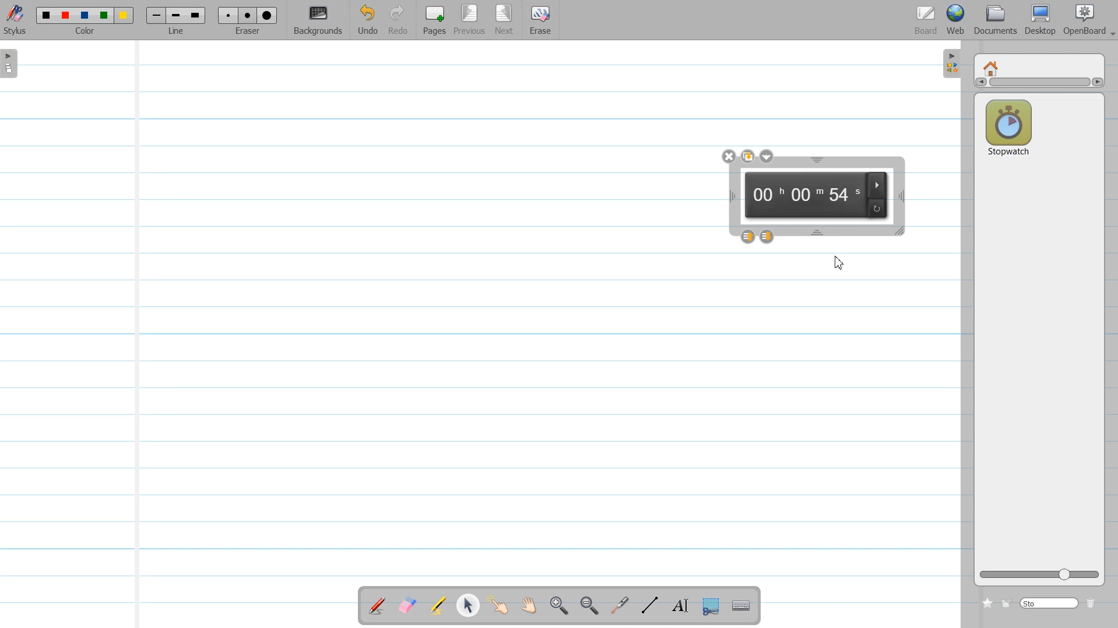  I want to click on Desktop, so click(1040, 20).